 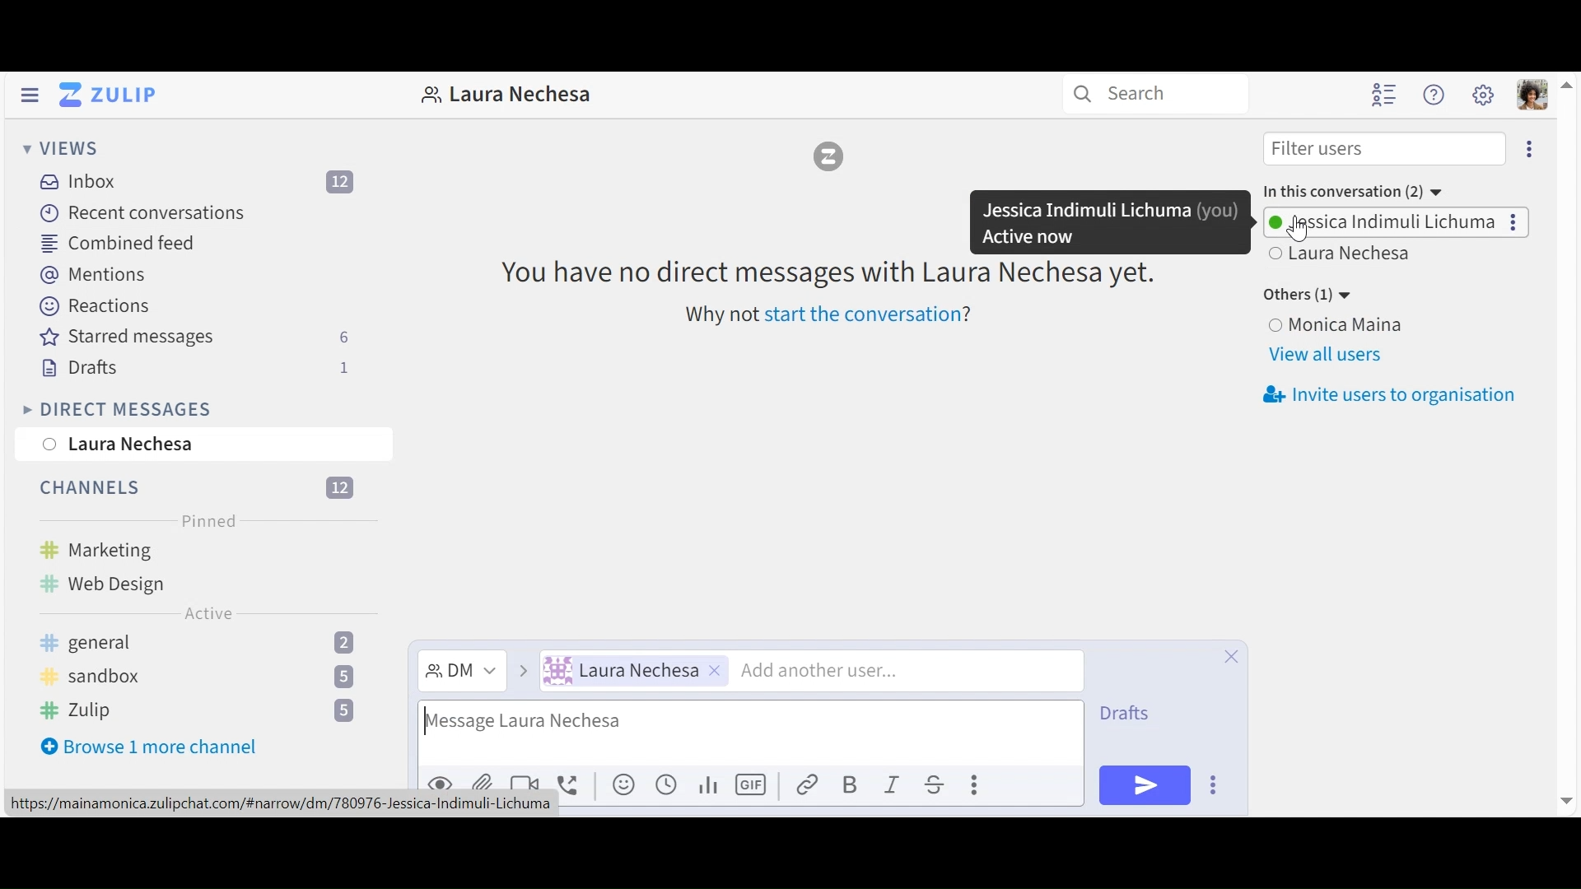 I want to click on general, so click(x=206, y=643).